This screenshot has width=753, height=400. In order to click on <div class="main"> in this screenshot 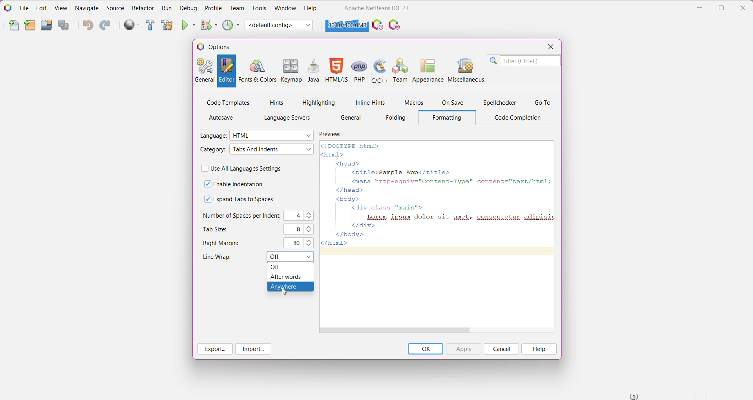, I will do `click(387, 208)`.